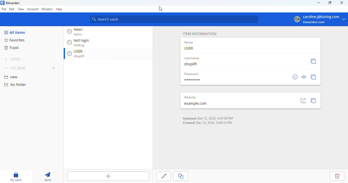 The image size is (348, 183). What do you see at coordinates (189, 42) in the screenshot?
I see `Name` at bounding box center [189, 42].